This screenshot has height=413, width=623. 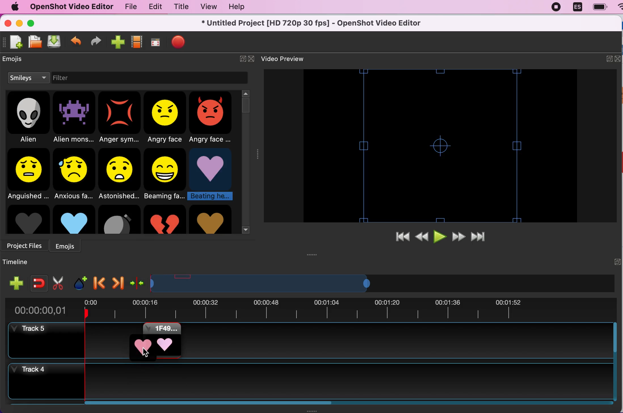 What do you see at coordinates (342, 403) in the screenshot?
I see `Horizontal slide bar` at bounding box center [342, 403].